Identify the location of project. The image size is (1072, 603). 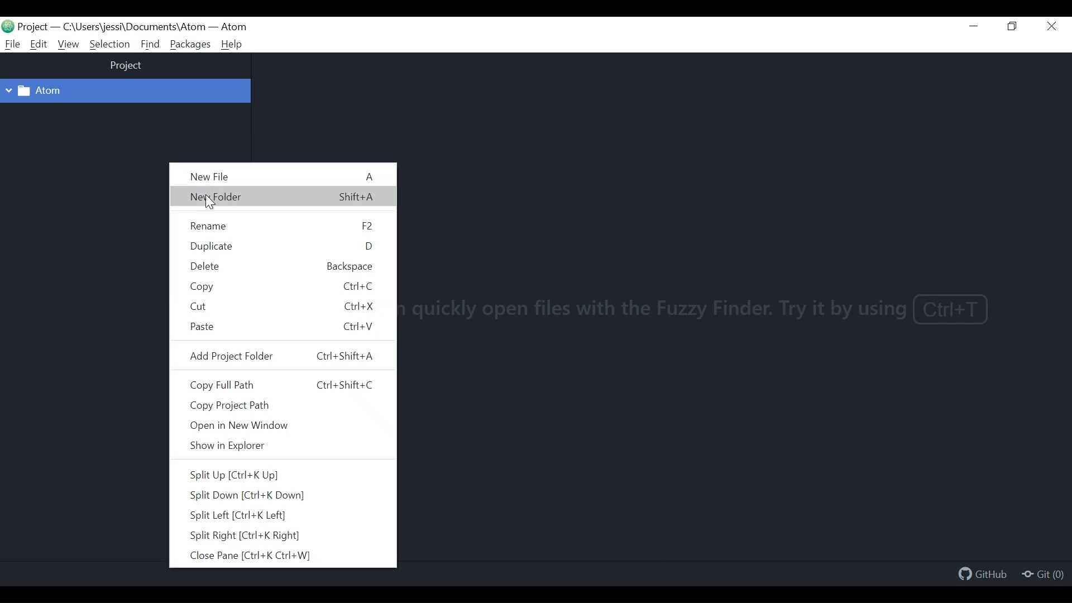
(127, 66).